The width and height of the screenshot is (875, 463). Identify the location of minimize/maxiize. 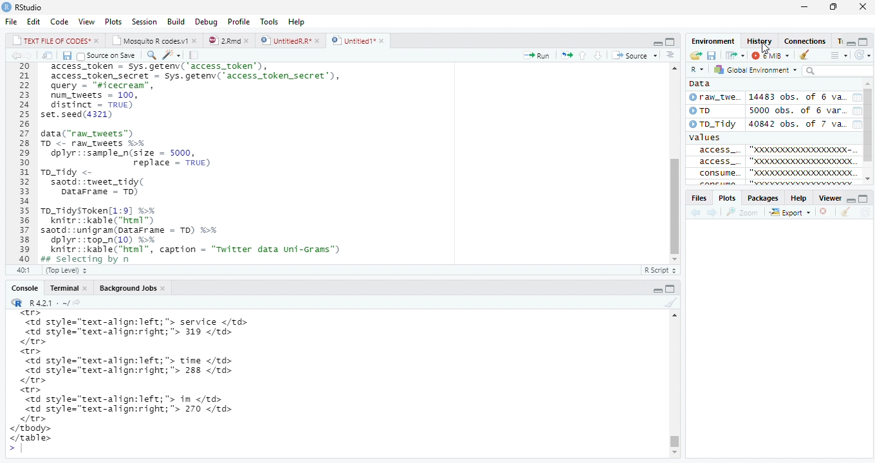
(665, 287).